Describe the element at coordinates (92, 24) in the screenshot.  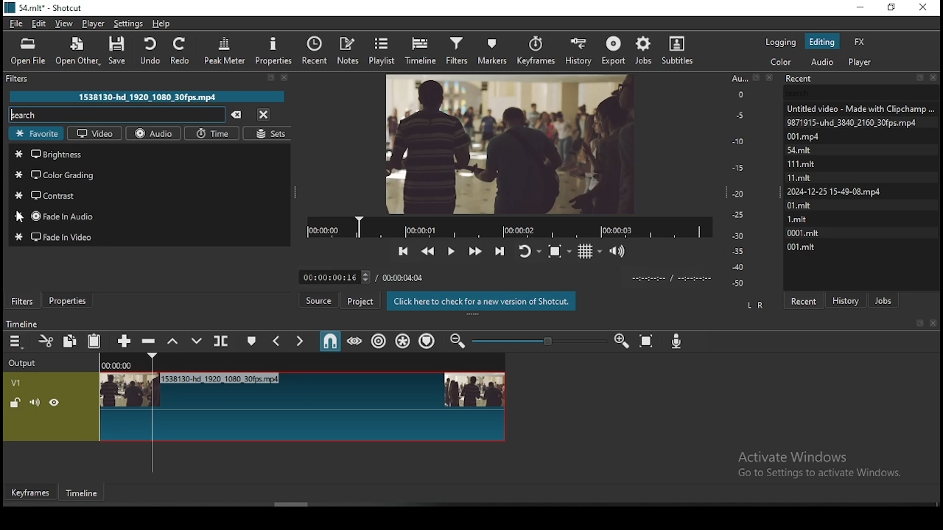
I see `player` at that location.